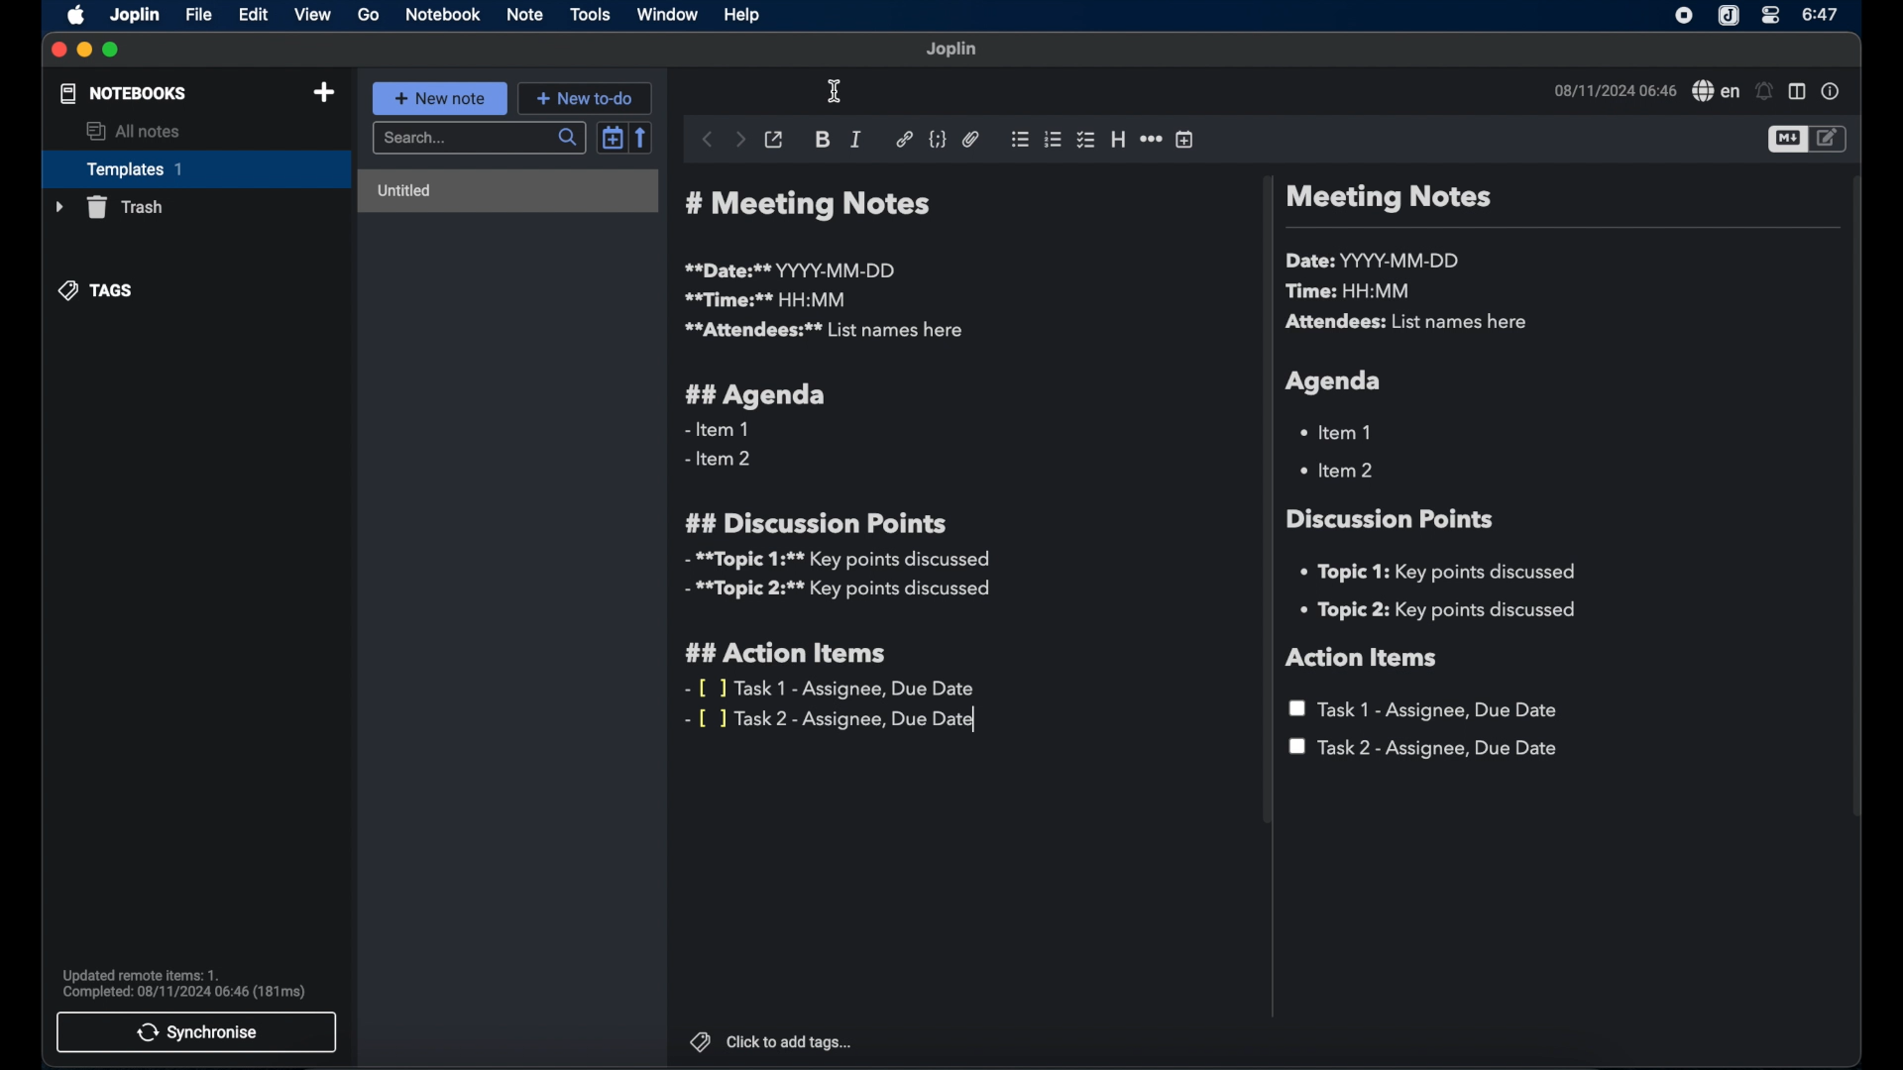 The width and height of the screenshot is (1903, 1070). Describe the element at coordinates (1339, 470) in the screenshot. I see `item 2` at that location.